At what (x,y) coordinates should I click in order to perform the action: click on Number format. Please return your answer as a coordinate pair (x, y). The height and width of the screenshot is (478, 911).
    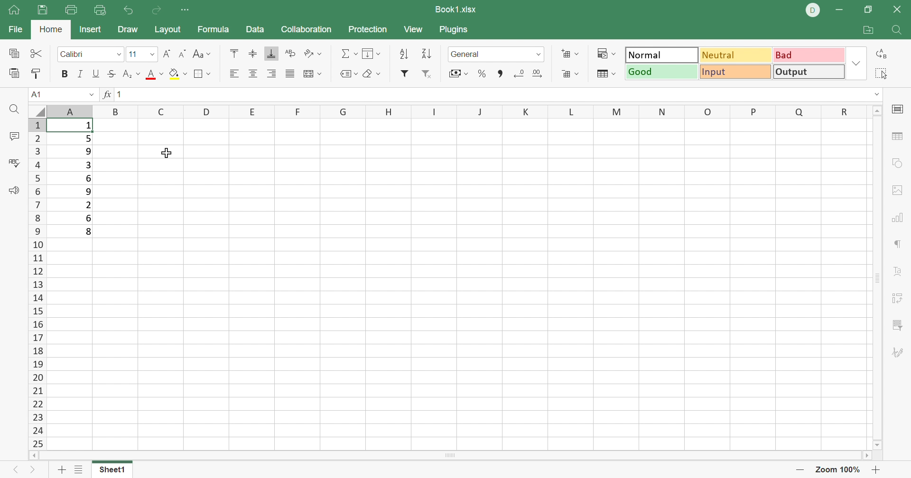
    Looking at the image, I should click on (483, 54).